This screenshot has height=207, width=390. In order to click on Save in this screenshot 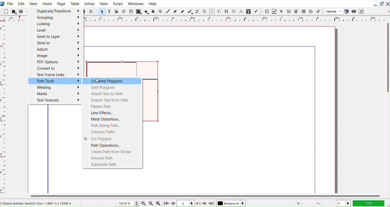, I will do `click(21, 11)`.